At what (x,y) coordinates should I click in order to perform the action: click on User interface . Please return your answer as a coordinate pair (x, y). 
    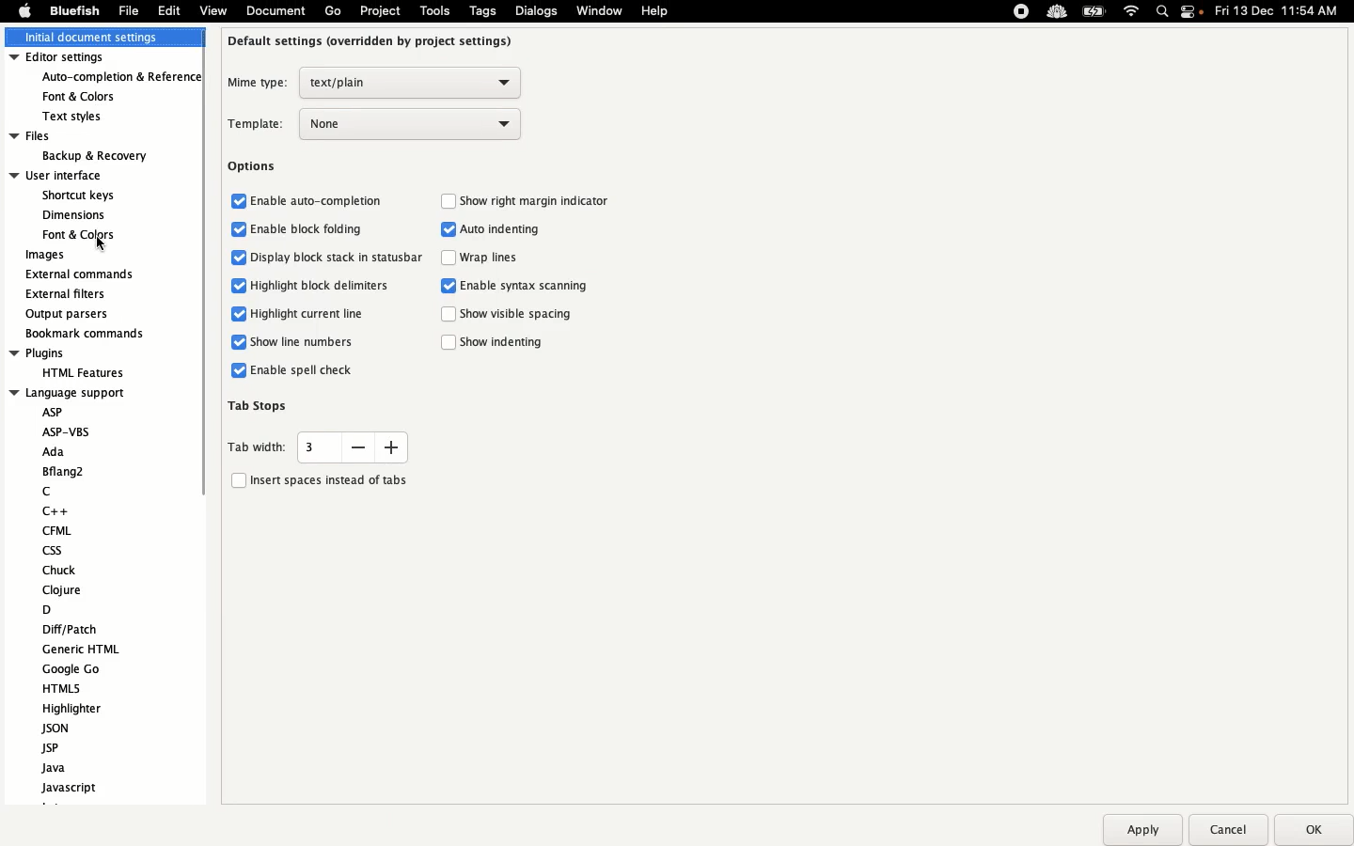
    Looking at the image, I should click on (73, 175).